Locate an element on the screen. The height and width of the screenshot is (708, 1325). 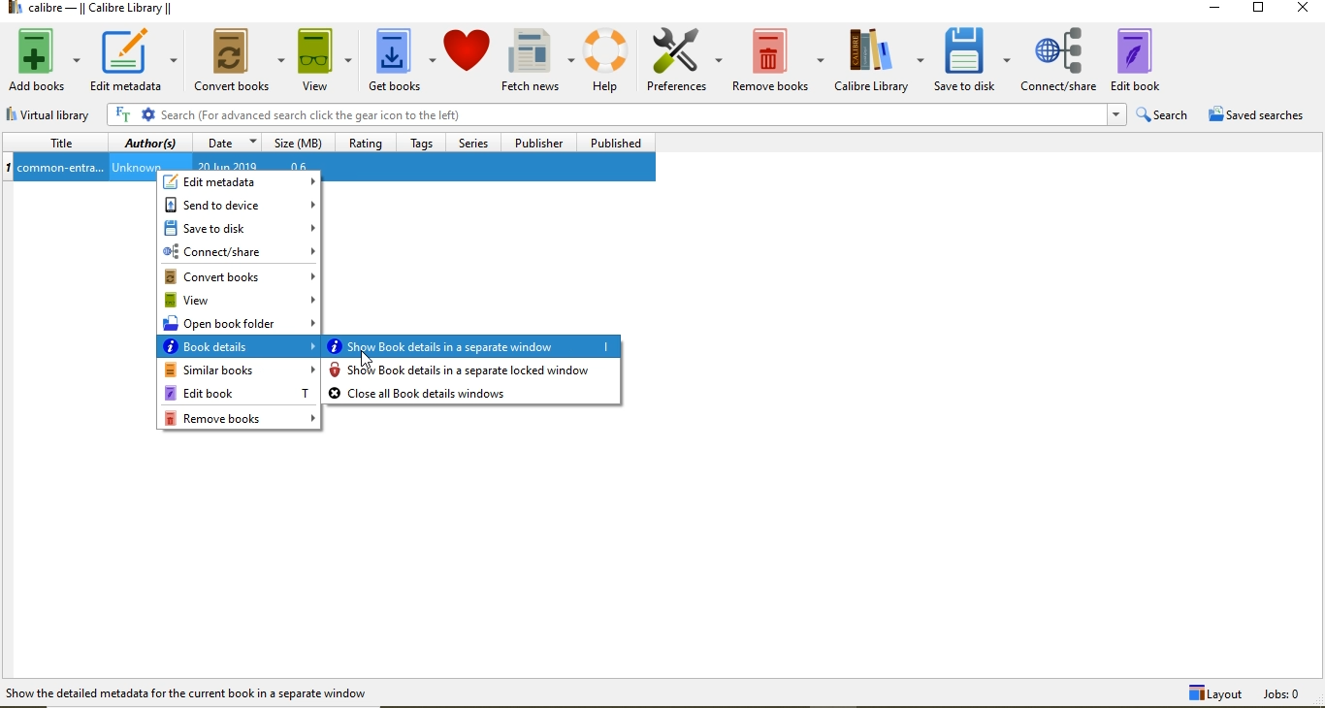
Layout is located at coordinates (1212, 694).